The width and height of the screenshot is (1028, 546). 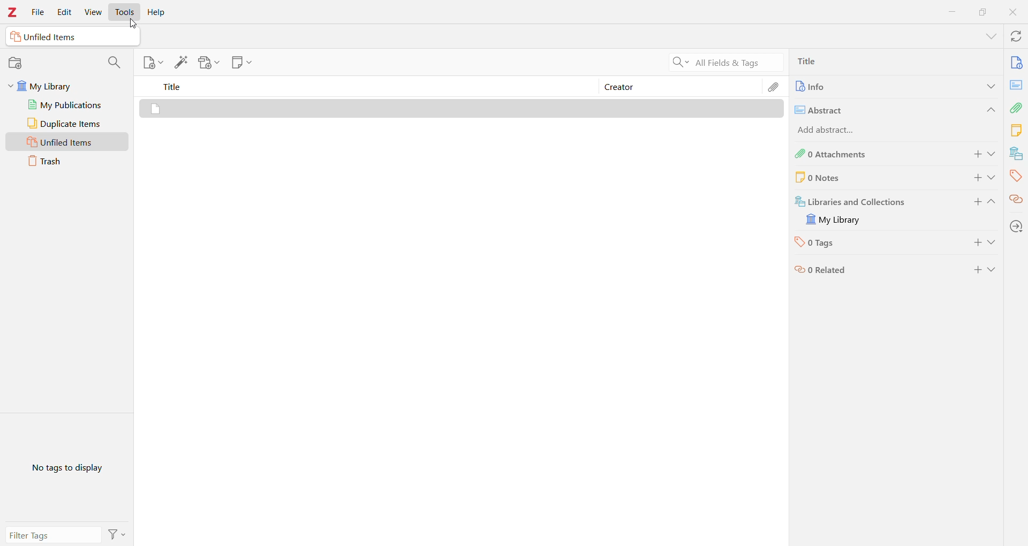 I want to click on Expand Section, so click(x=992, y=155).